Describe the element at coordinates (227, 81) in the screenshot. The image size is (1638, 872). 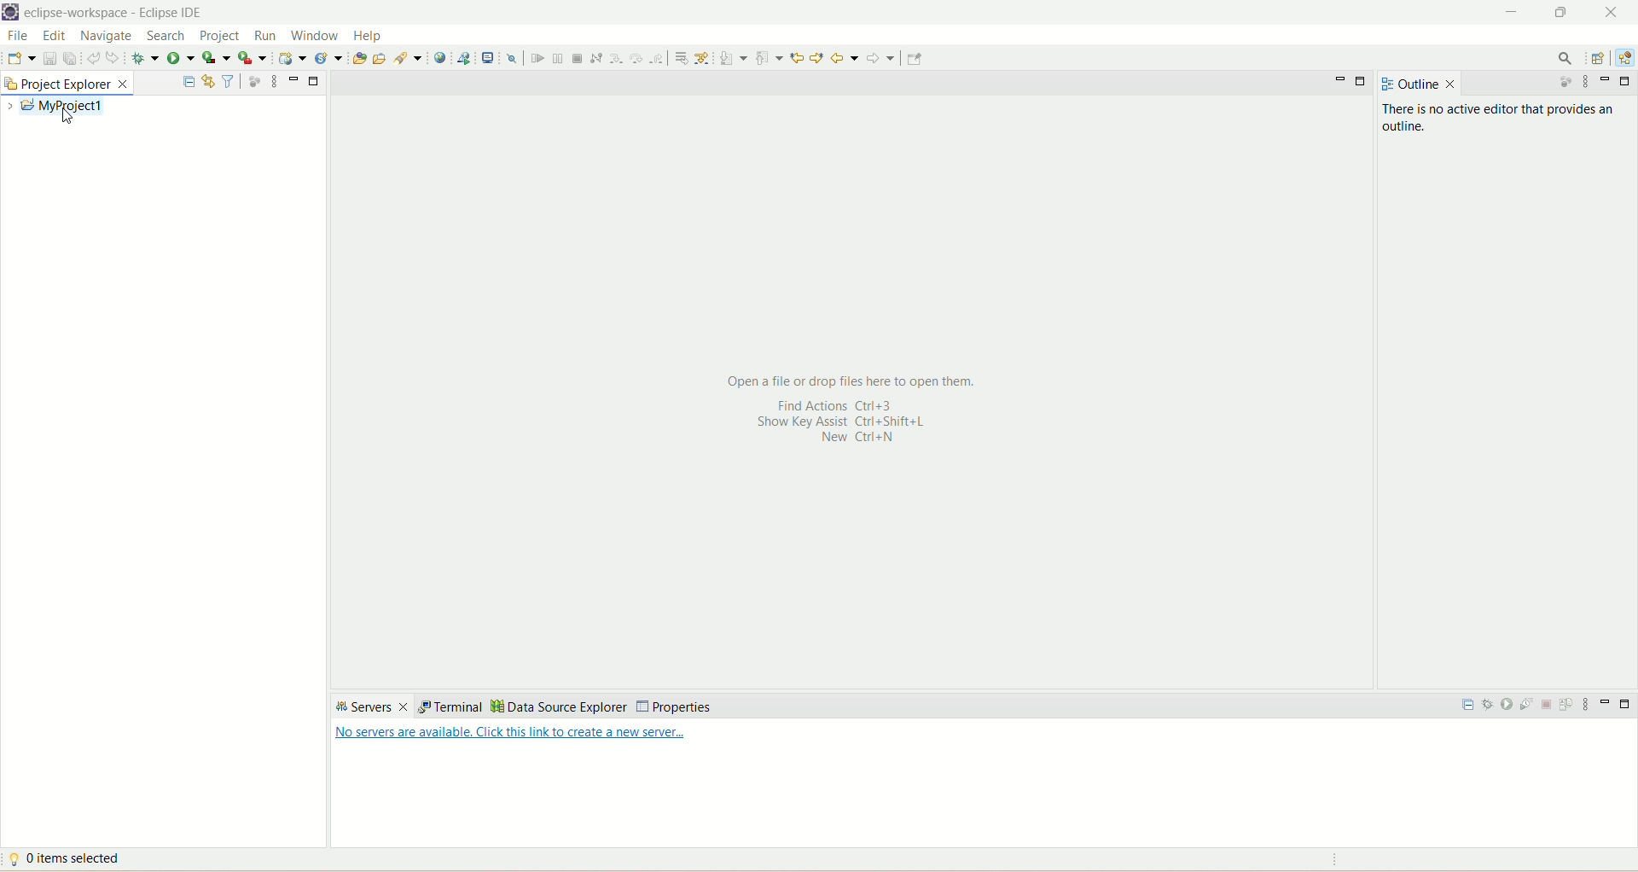
I see `filter` at that location.